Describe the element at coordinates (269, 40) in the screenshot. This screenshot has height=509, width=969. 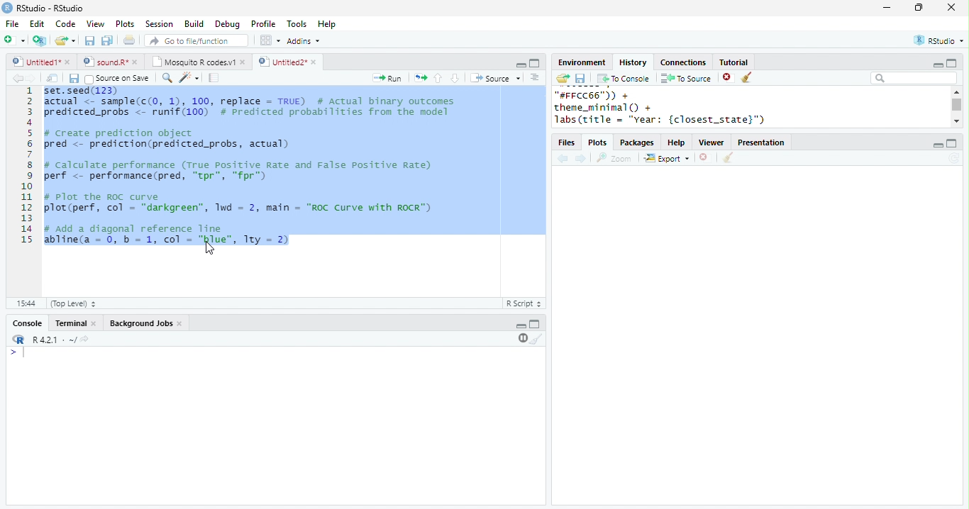
I see `options` at that location.